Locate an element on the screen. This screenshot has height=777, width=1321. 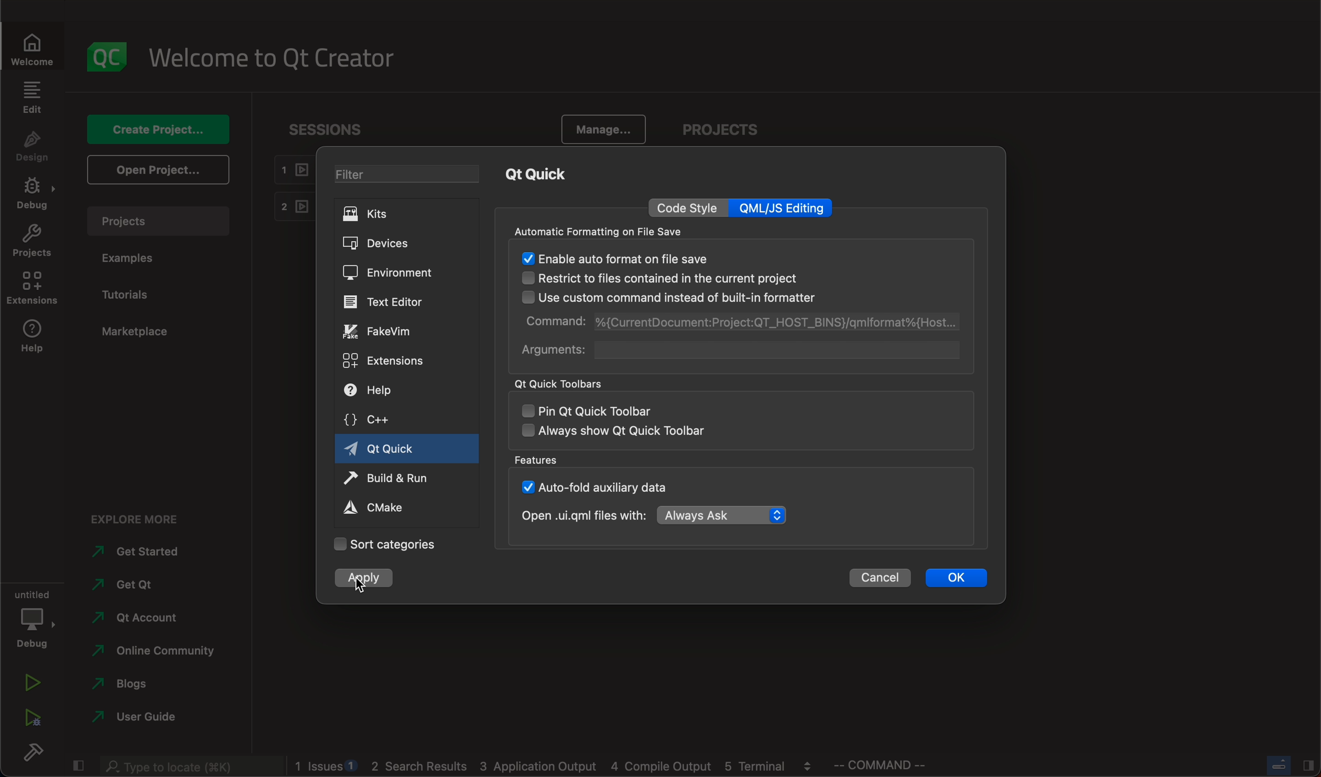
automatic formatting is located at coordinates (597, 230).